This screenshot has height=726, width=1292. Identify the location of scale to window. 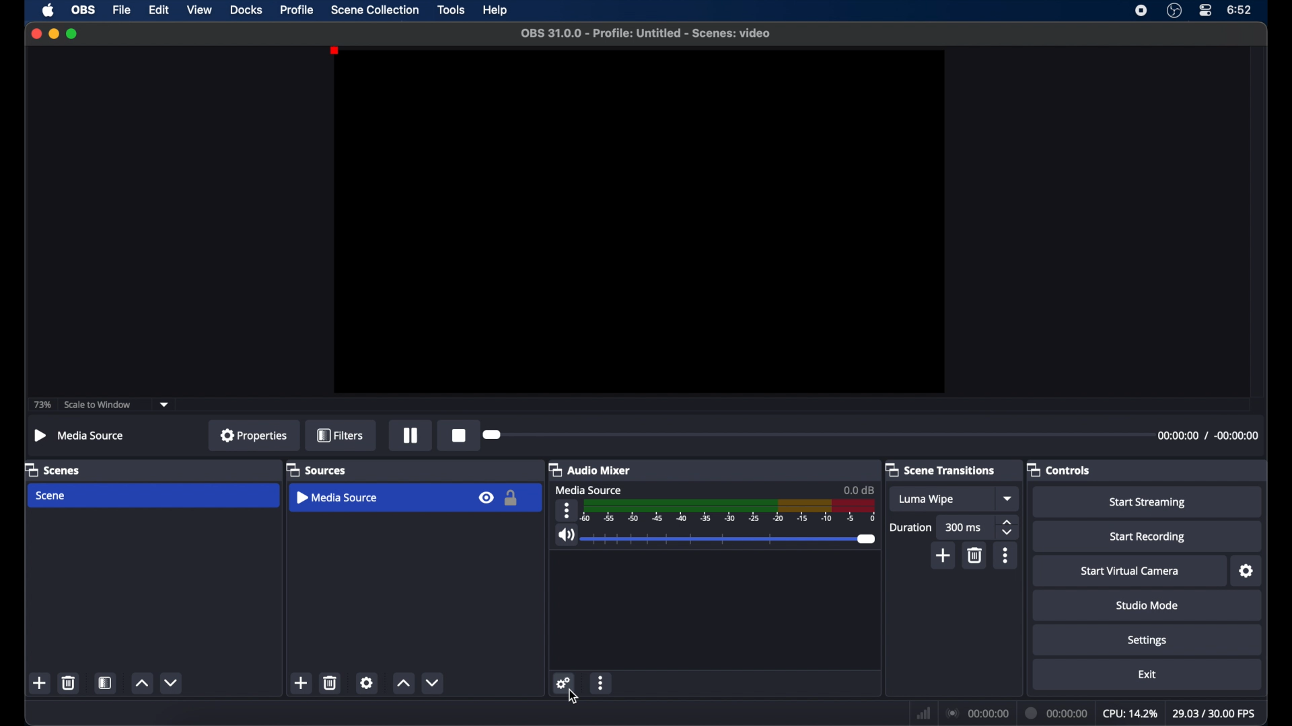
(97, 405).